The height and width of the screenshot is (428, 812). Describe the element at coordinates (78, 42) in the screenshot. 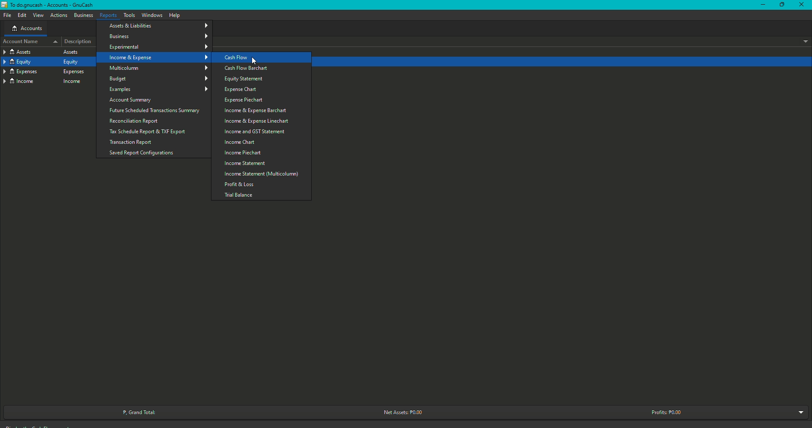

I see `Description` at that location.